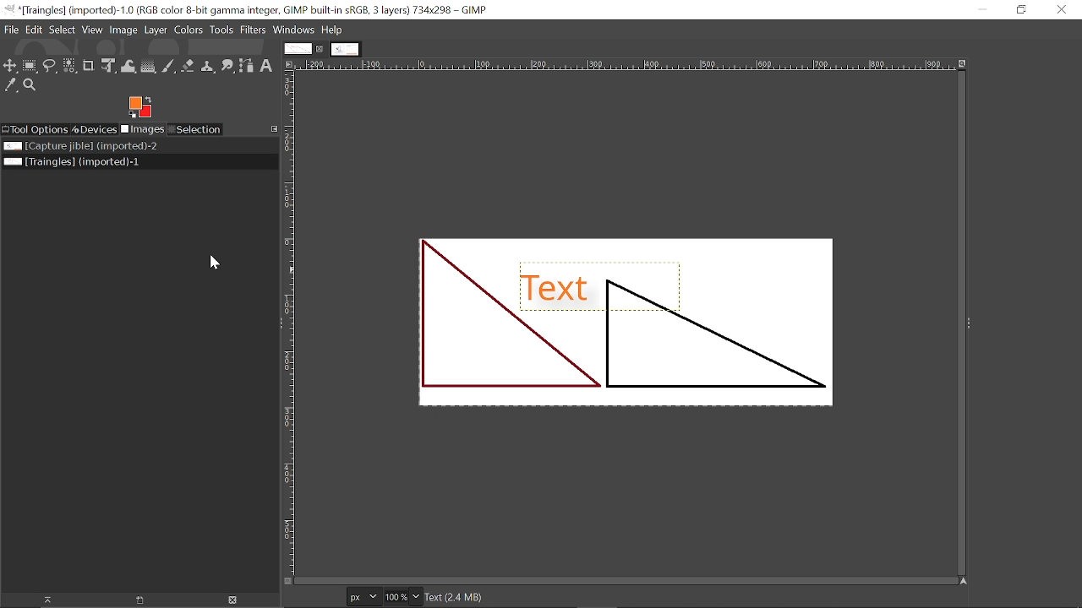 This screenshot has height=608, width=1082. What do you see at coordinates (79, 147) in the screenshot?
I see `Image file titled "Capture jible"` at bounding box center [79, 147].